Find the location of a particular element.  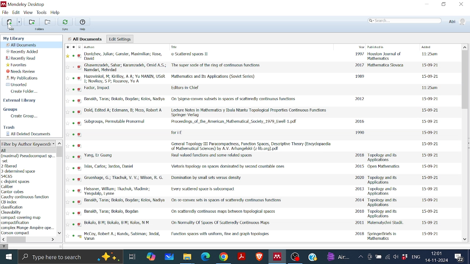

Profile is located at coordinates (457, 22).